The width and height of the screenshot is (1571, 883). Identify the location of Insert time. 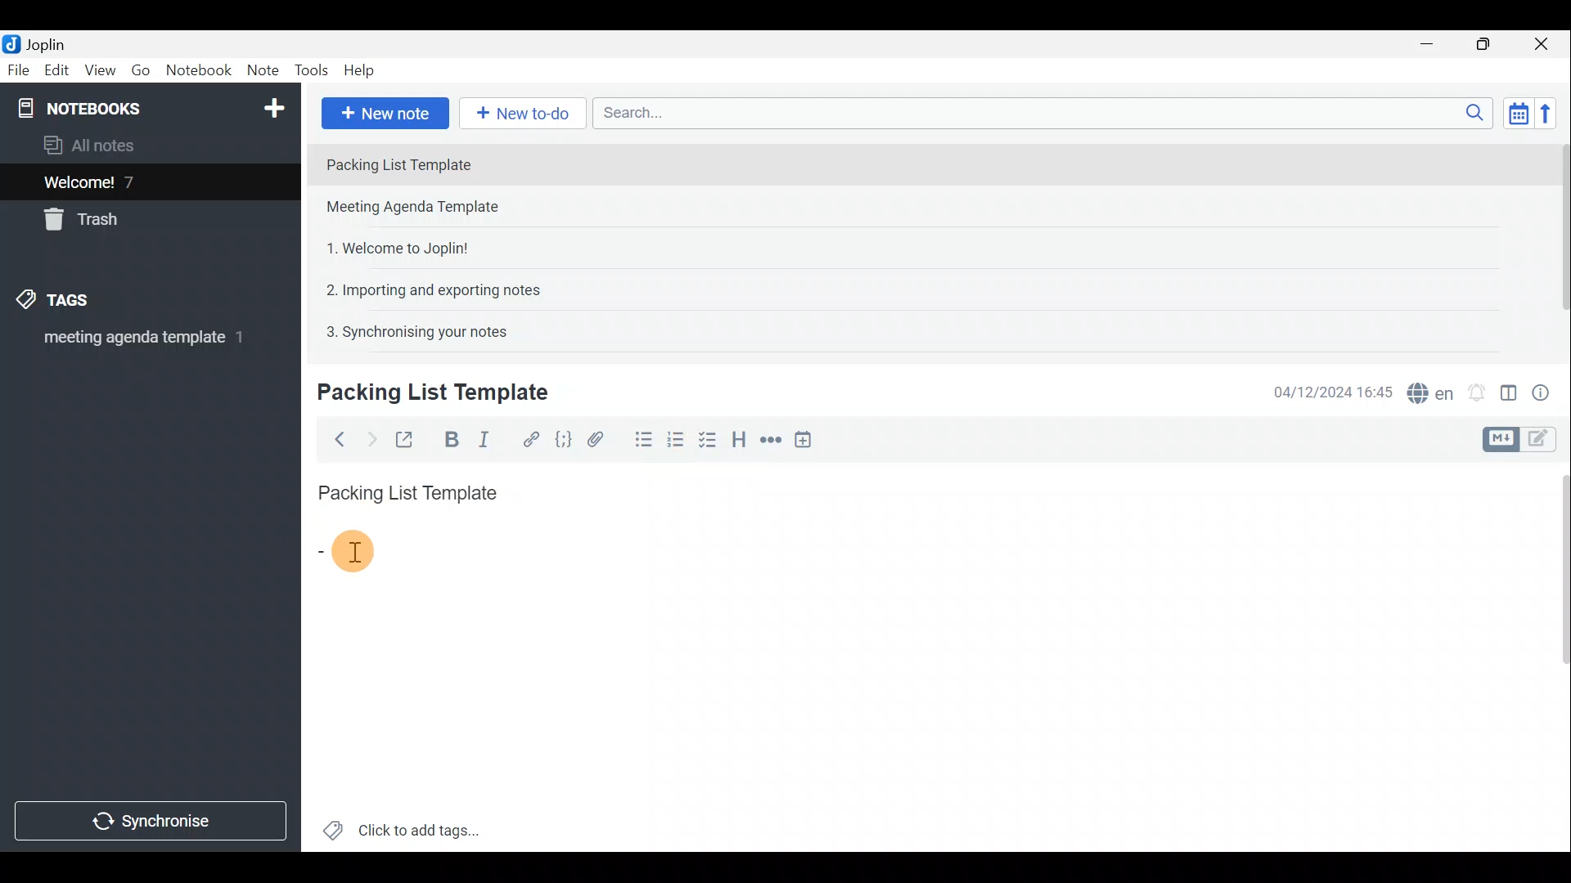
(808, 439).